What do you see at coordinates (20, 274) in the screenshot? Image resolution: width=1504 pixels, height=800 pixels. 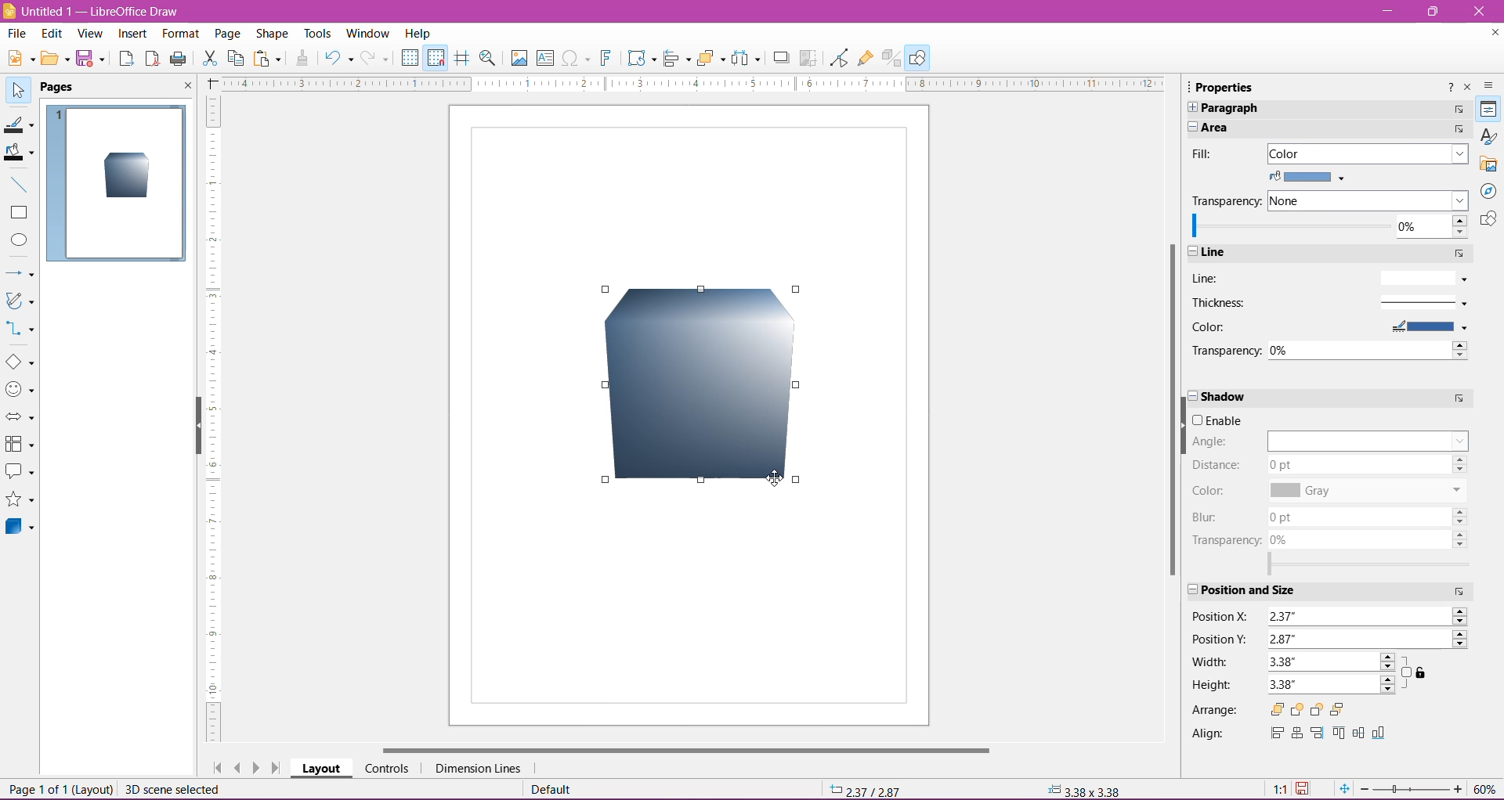 I see `Lines and Arrows` at bounding box center [20, 274].